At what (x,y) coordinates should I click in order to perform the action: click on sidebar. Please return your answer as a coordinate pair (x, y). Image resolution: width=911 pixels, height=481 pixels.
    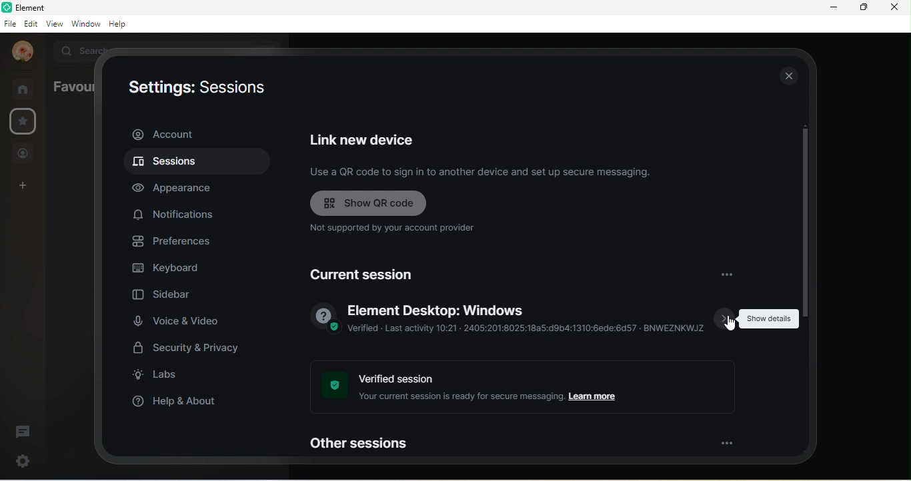
    Looking at the image, I should click on (165, 296).